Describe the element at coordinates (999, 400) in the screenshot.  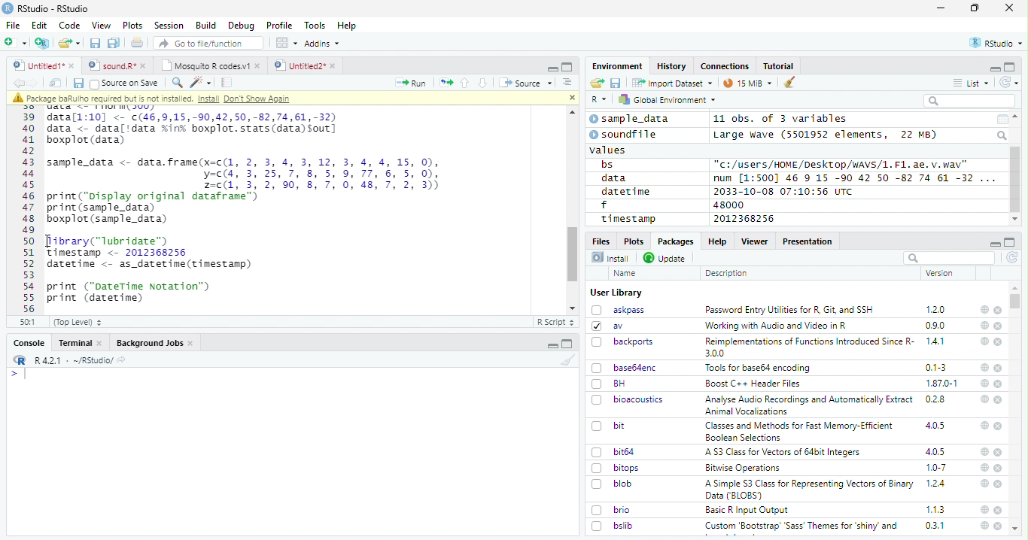
I see `close` at that location.